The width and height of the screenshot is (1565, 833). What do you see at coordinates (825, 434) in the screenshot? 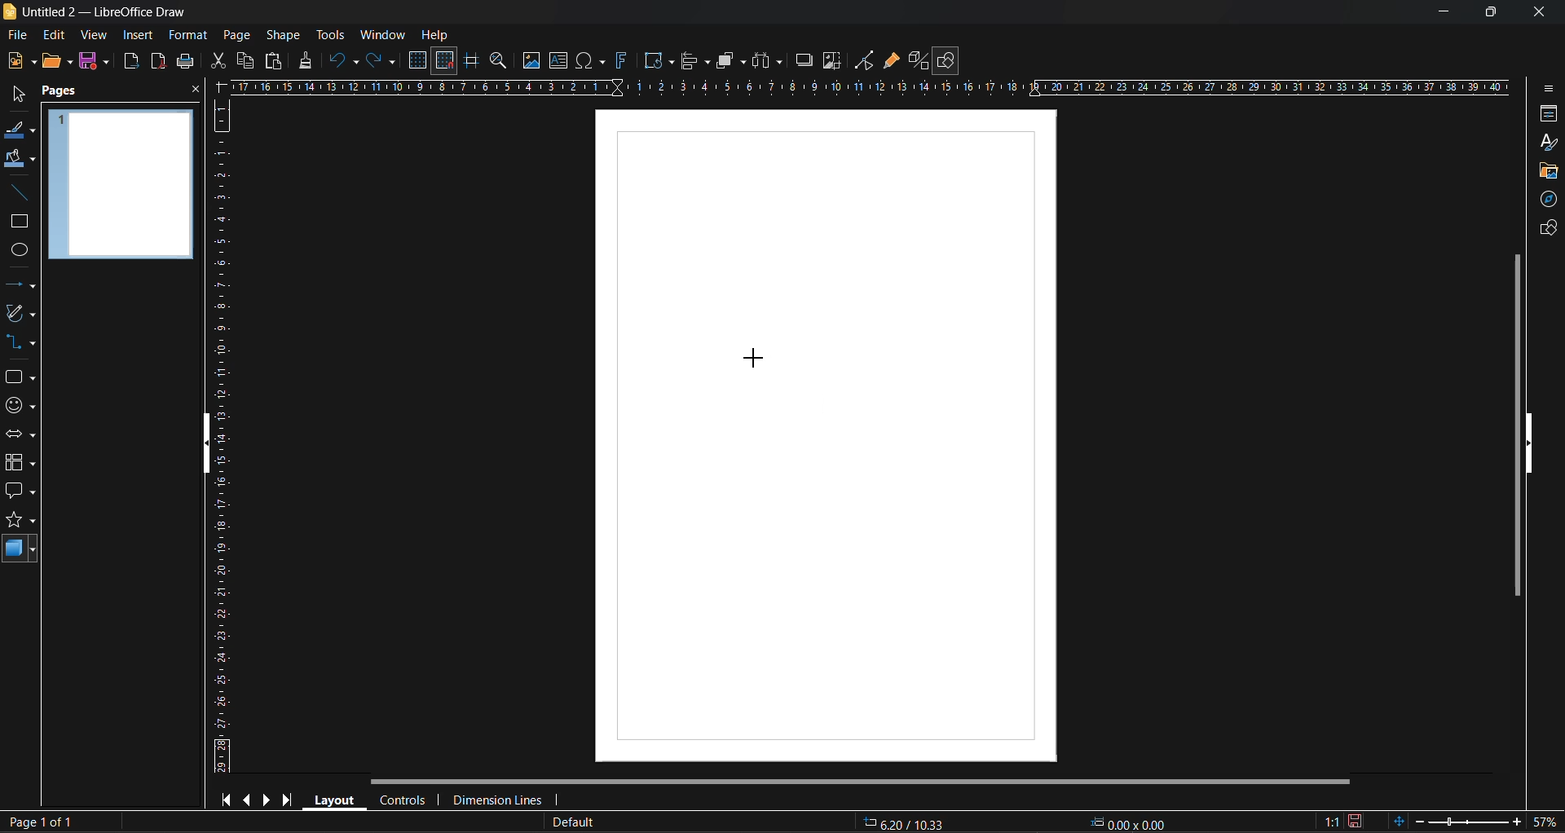
I see `working area` at bounding box center [825, 434].